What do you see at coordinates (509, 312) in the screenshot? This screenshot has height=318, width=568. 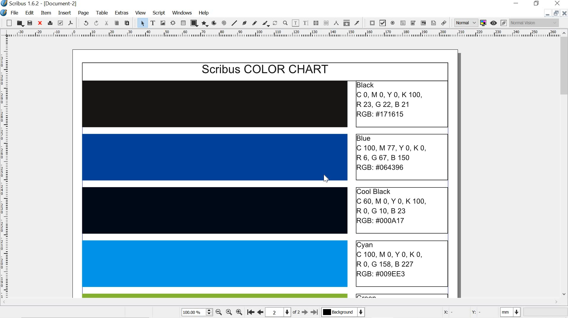 I see `current unit` at bounding box center [509, 312].